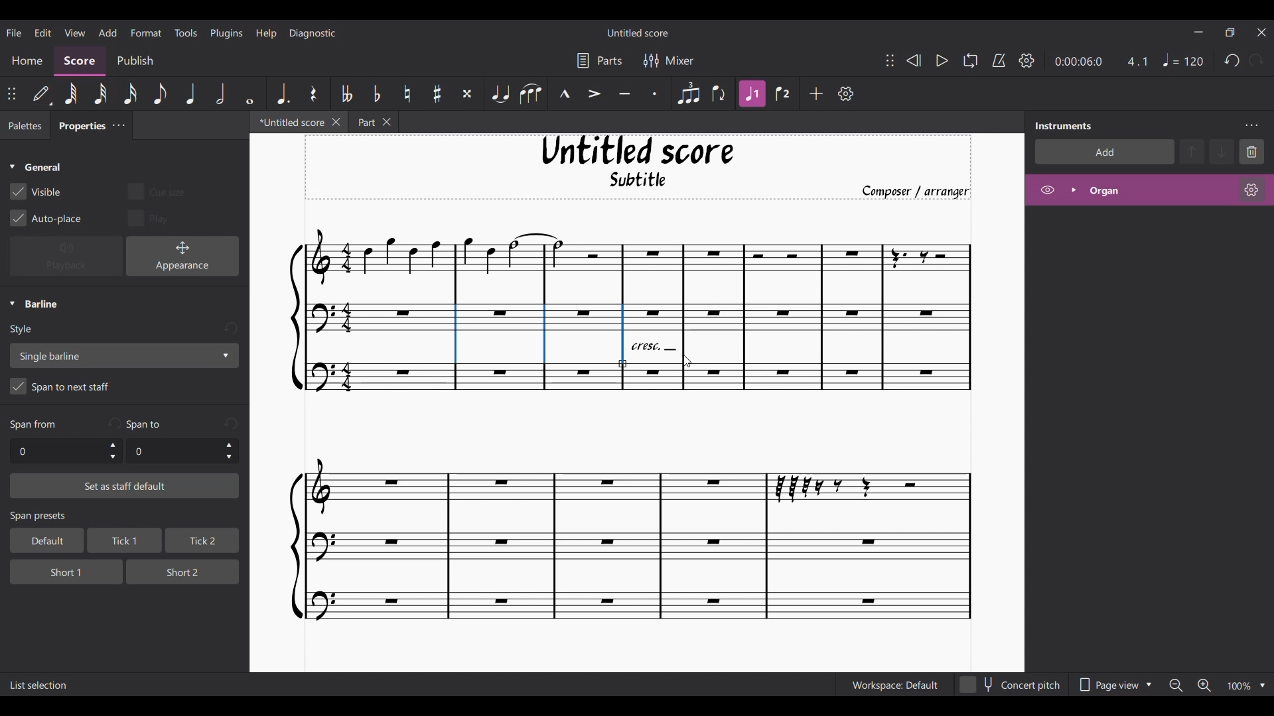 The width and height of the screenshot is (1274, 716). Describe the element at coordinates (227, 32) in the screenshot. I see `Plugins menu` at that location.